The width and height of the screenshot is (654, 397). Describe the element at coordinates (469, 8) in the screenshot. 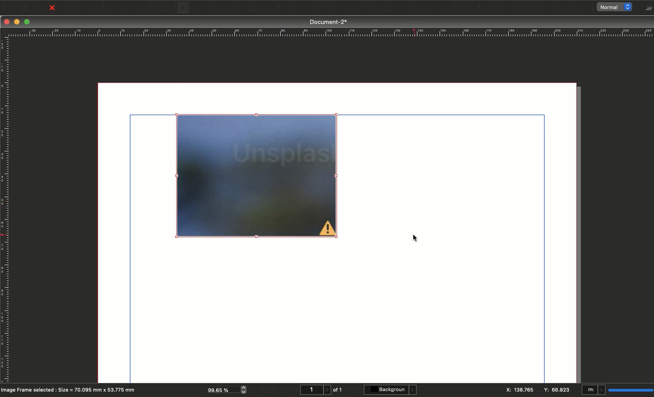

I see `Eye dropper` at that location.